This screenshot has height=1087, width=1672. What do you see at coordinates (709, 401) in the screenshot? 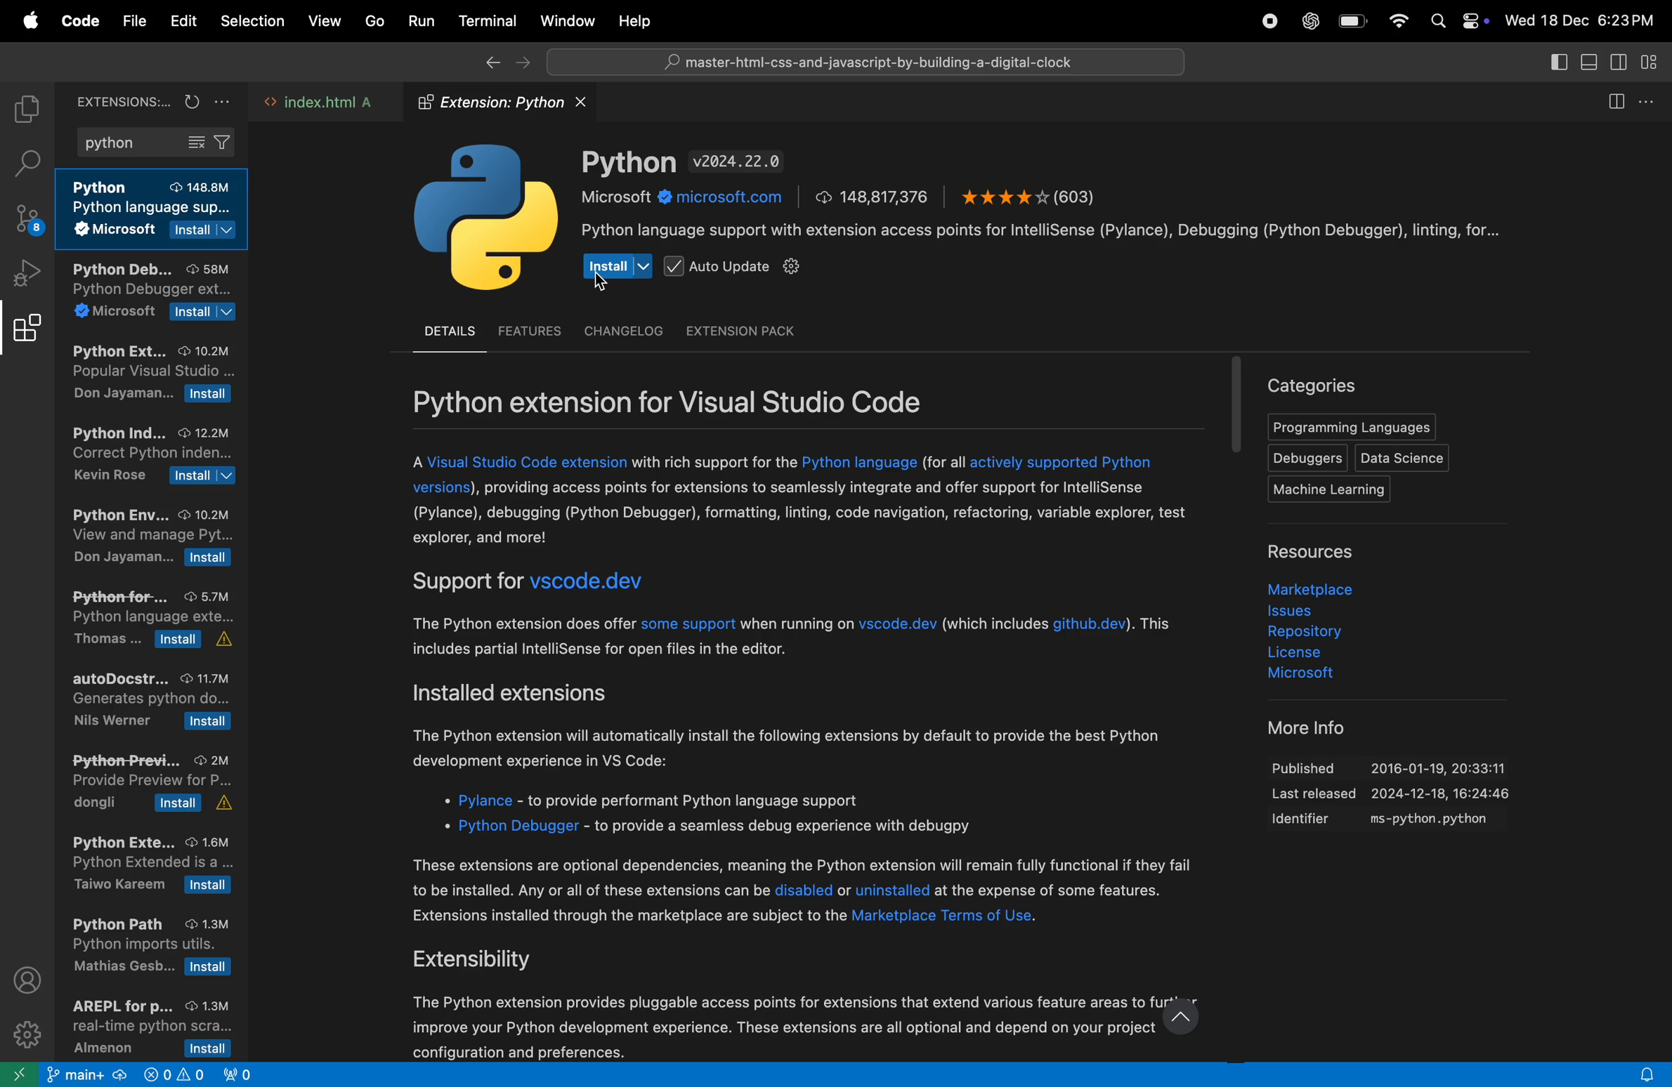
I see `python extension visual code` at bounding box center [709, 401].